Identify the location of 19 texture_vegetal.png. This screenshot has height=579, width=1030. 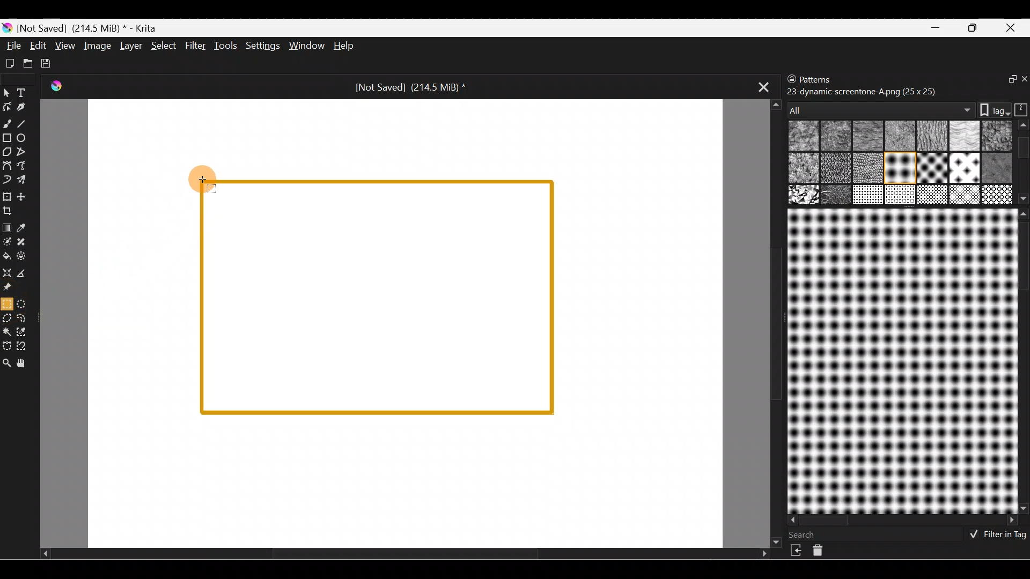
(996, 193).